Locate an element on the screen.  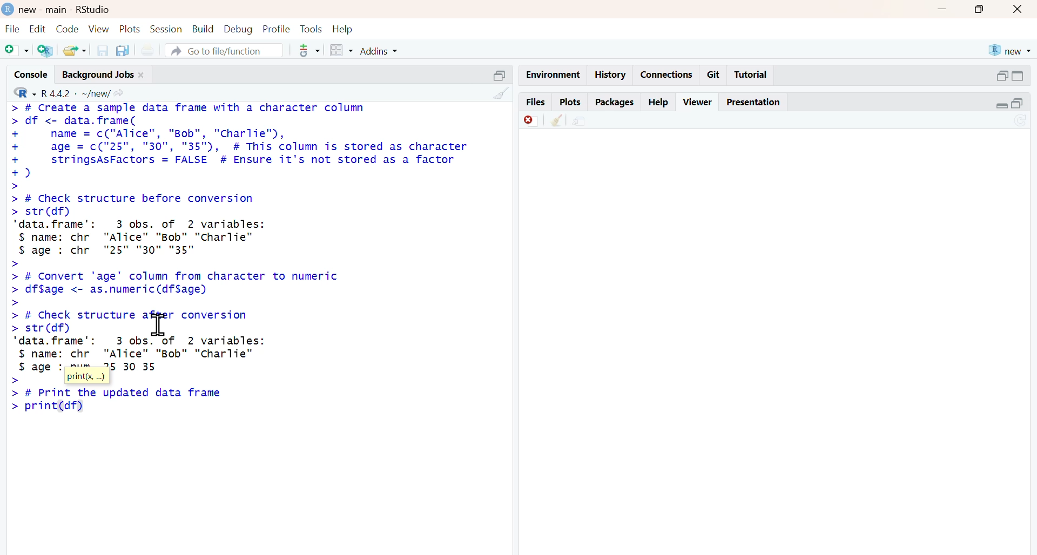
code is located at coordinates (67, 29).